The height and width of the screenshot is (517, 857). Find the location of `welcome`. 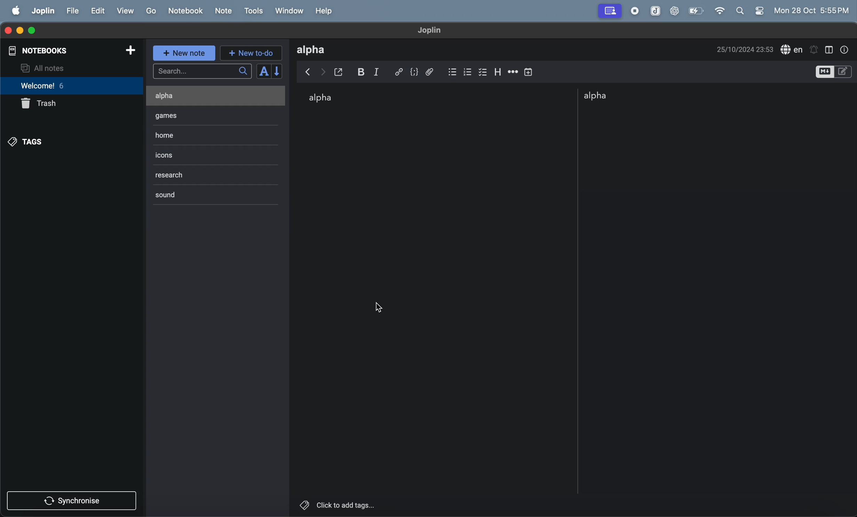

welcome is located at coordinates (58, 86).